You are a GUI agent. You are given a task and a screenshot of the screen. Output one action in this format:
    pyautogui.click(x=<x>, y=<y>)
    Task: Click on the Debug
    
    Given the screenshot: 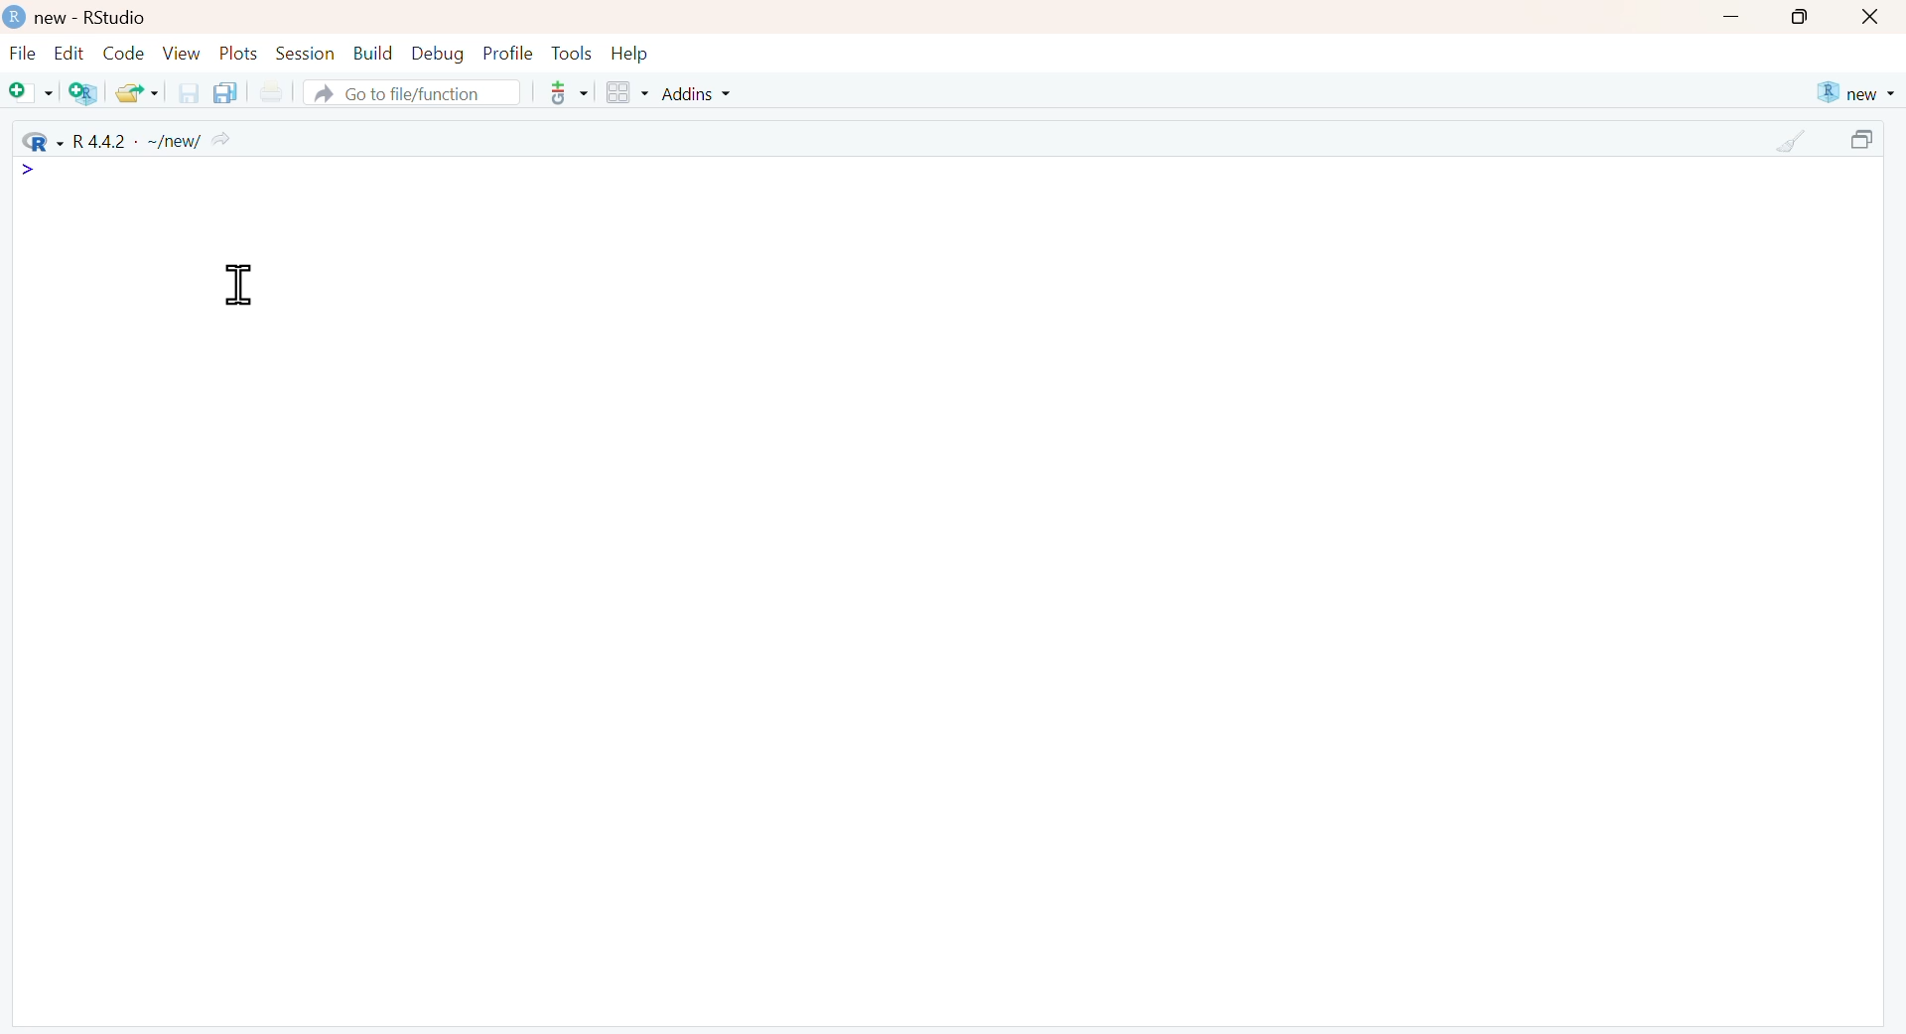 What is the action you would take?
    pyautogui.click(x=439, y=56)
    